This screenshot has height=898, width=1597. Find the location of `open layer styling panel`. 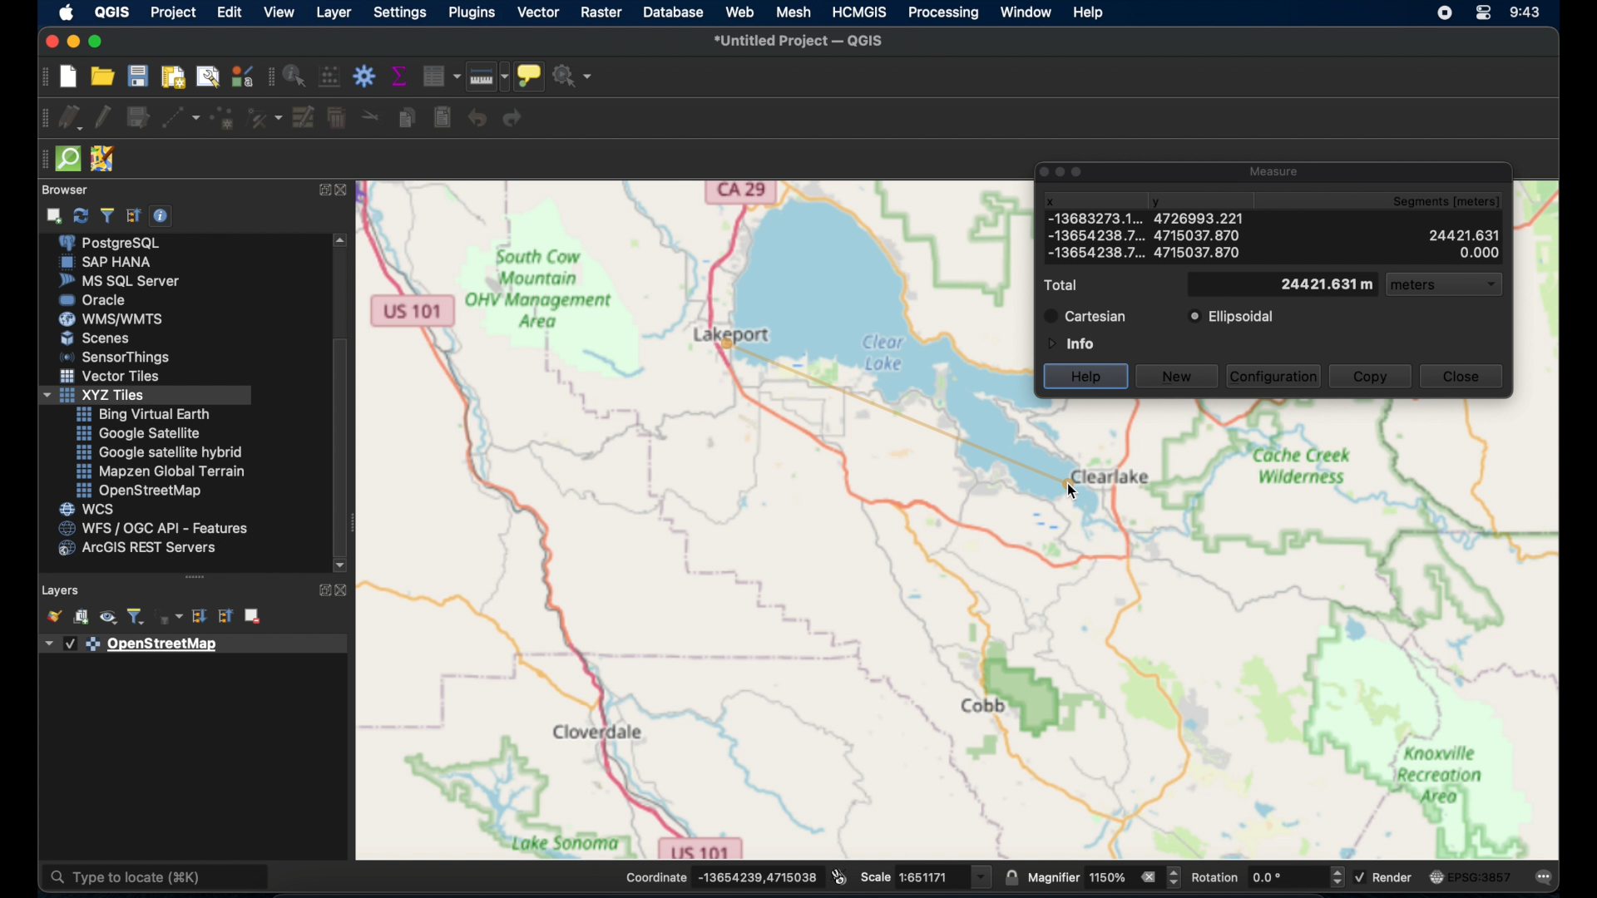

open layer styling panel is located at coordinates (53, 616).